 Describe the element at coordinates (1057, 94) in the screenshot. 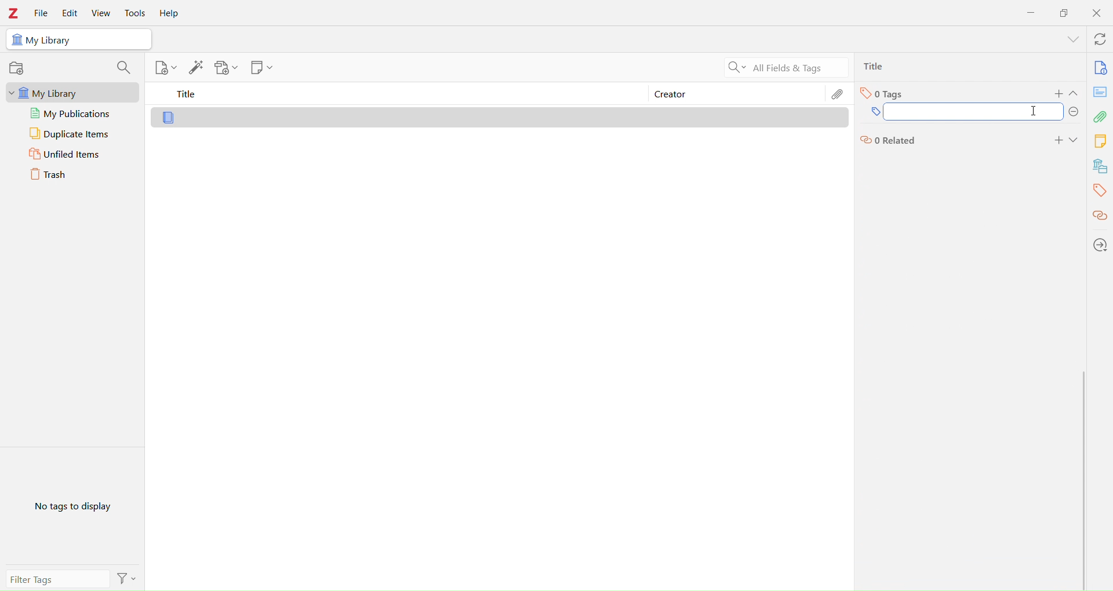

I see `` at that location.